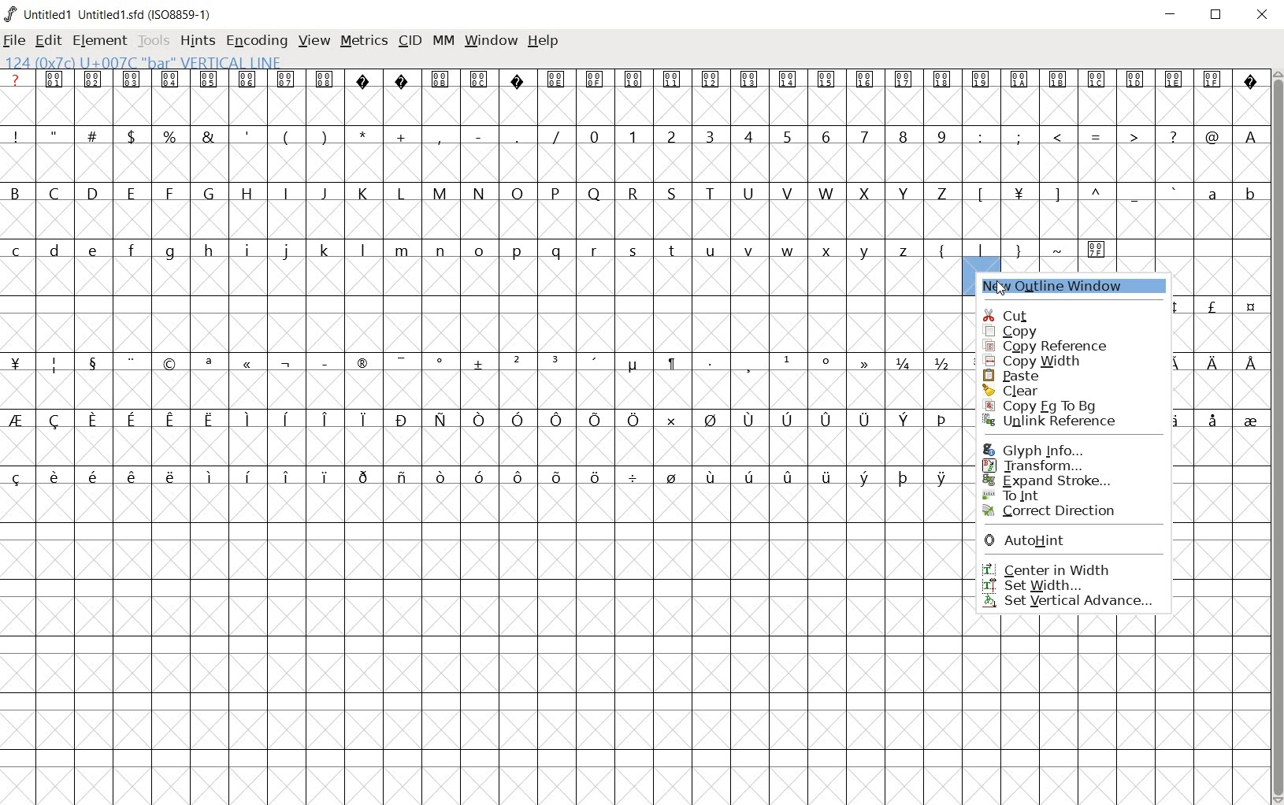 The width and height of the screenshot is (1284, 805). Describe the element at coordinates (492, 39) in the screenshot. I see `window` at that location.